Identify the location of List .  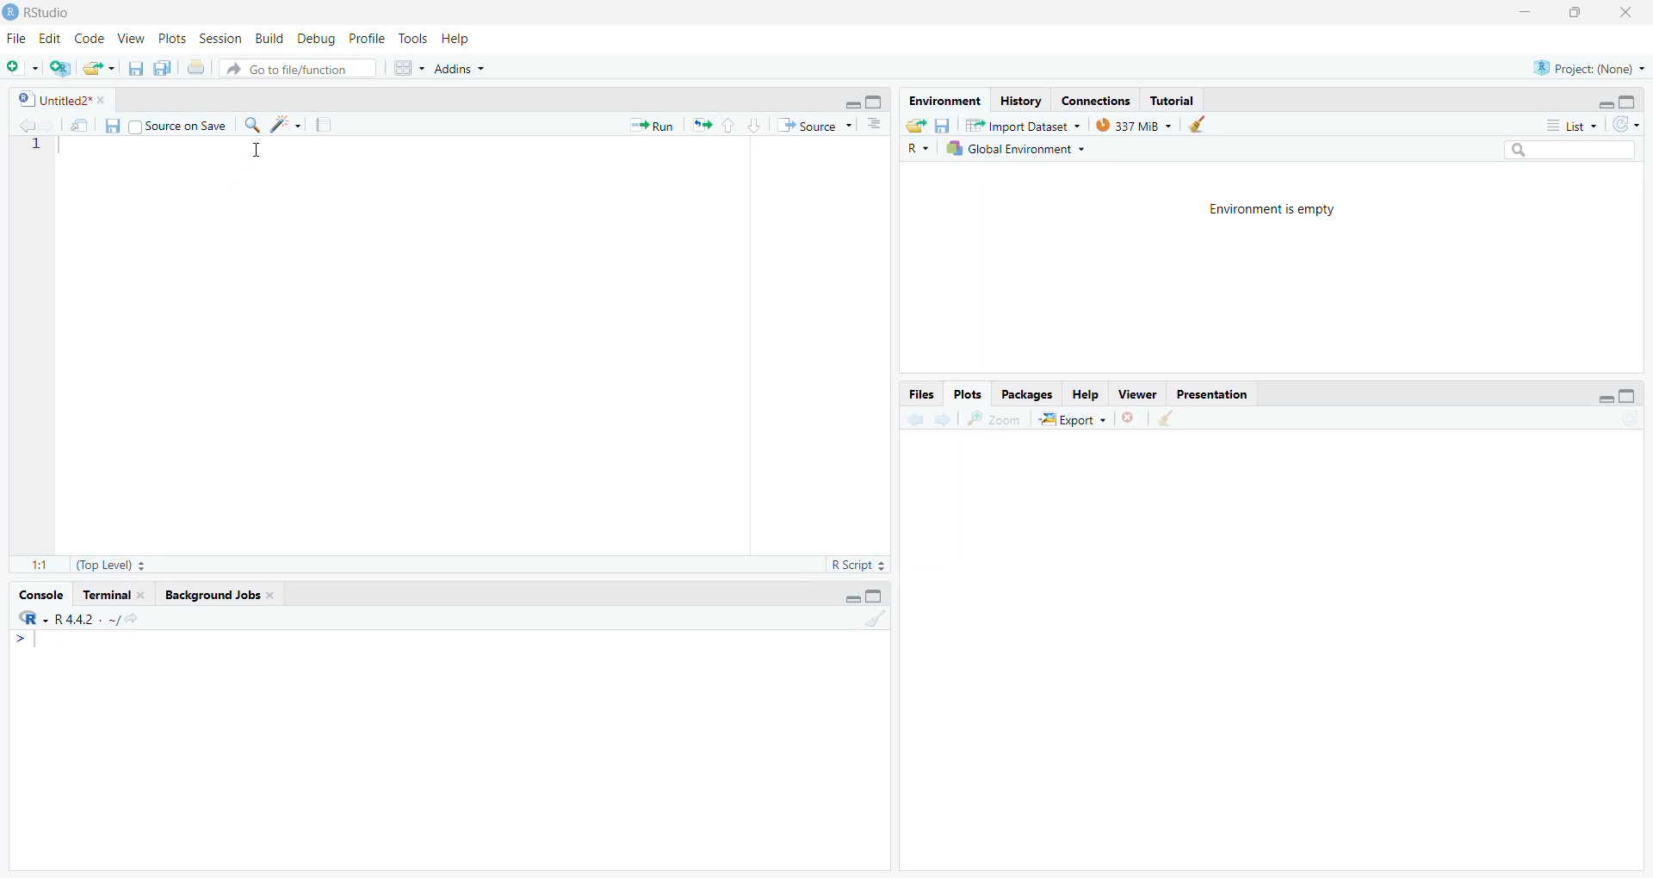
(1573, 127).